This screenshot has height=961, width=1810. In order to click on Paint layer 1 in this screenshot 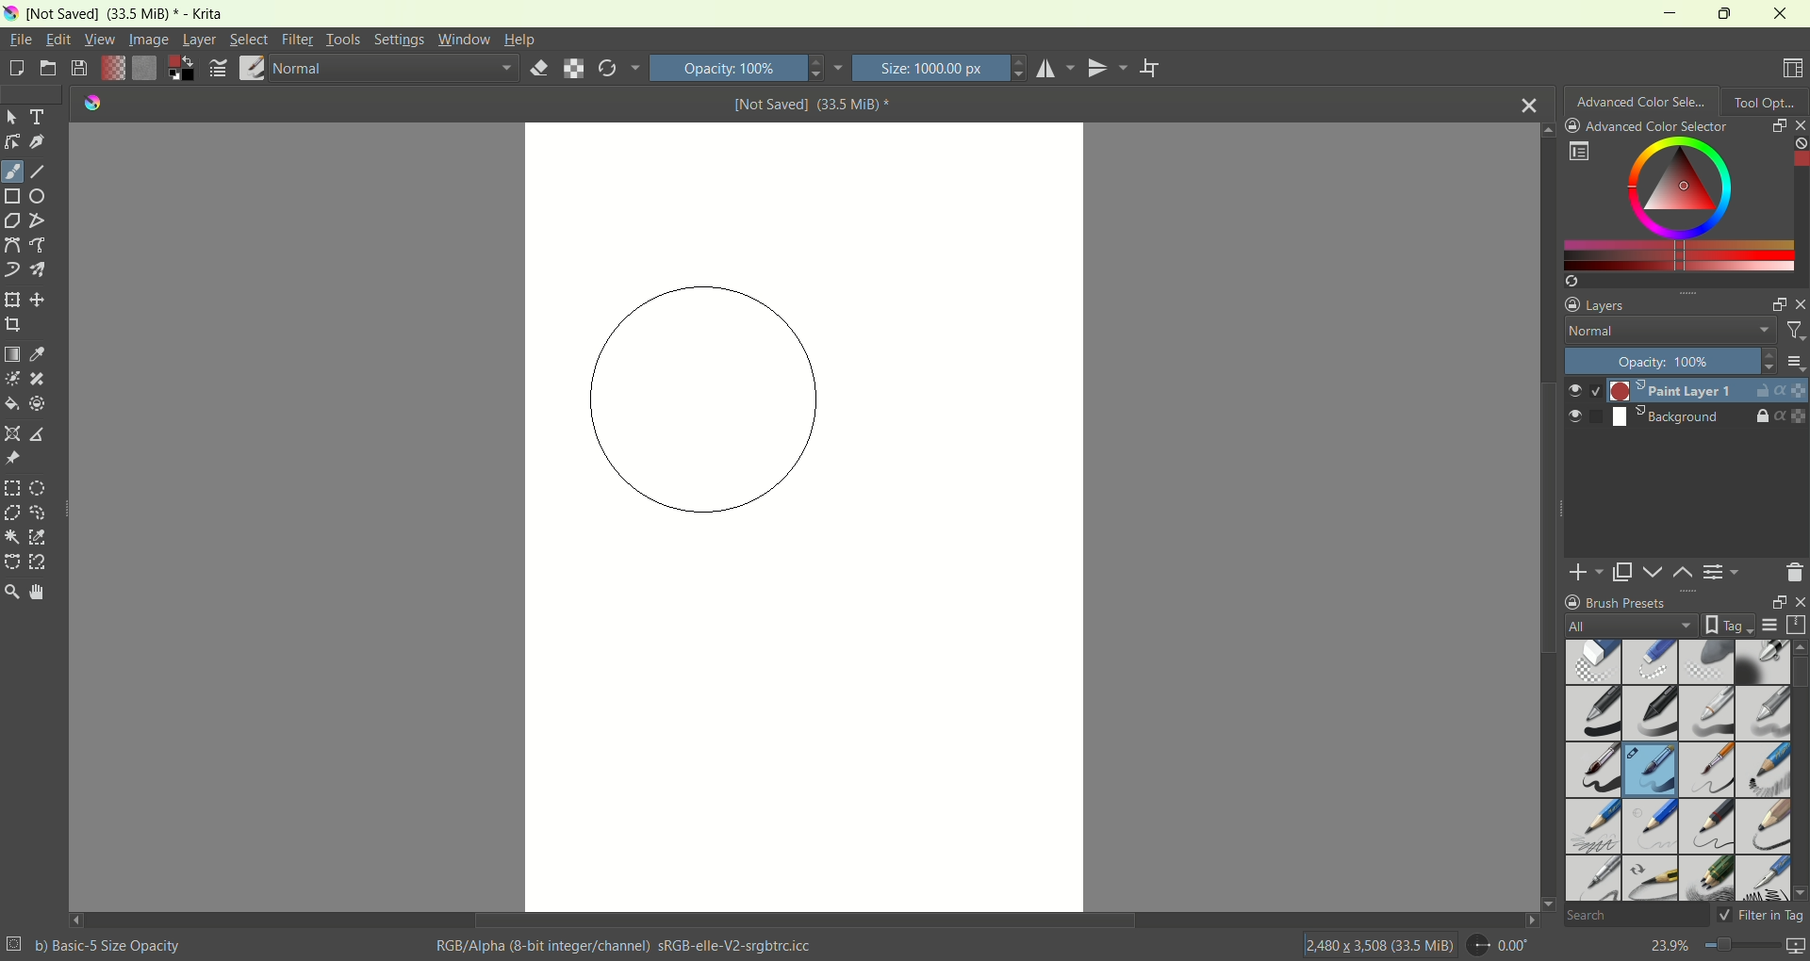, I will do `click(1650, 390)`.